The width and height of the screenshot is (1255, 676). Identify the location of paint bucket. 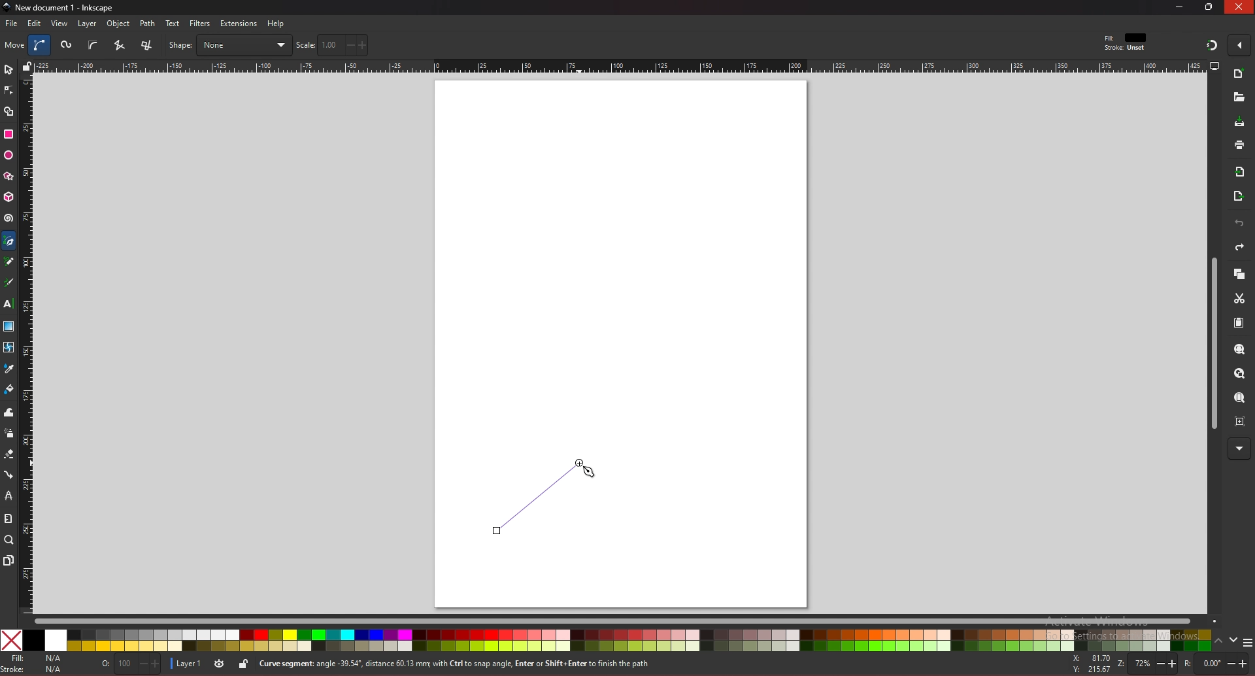
(9, 388).